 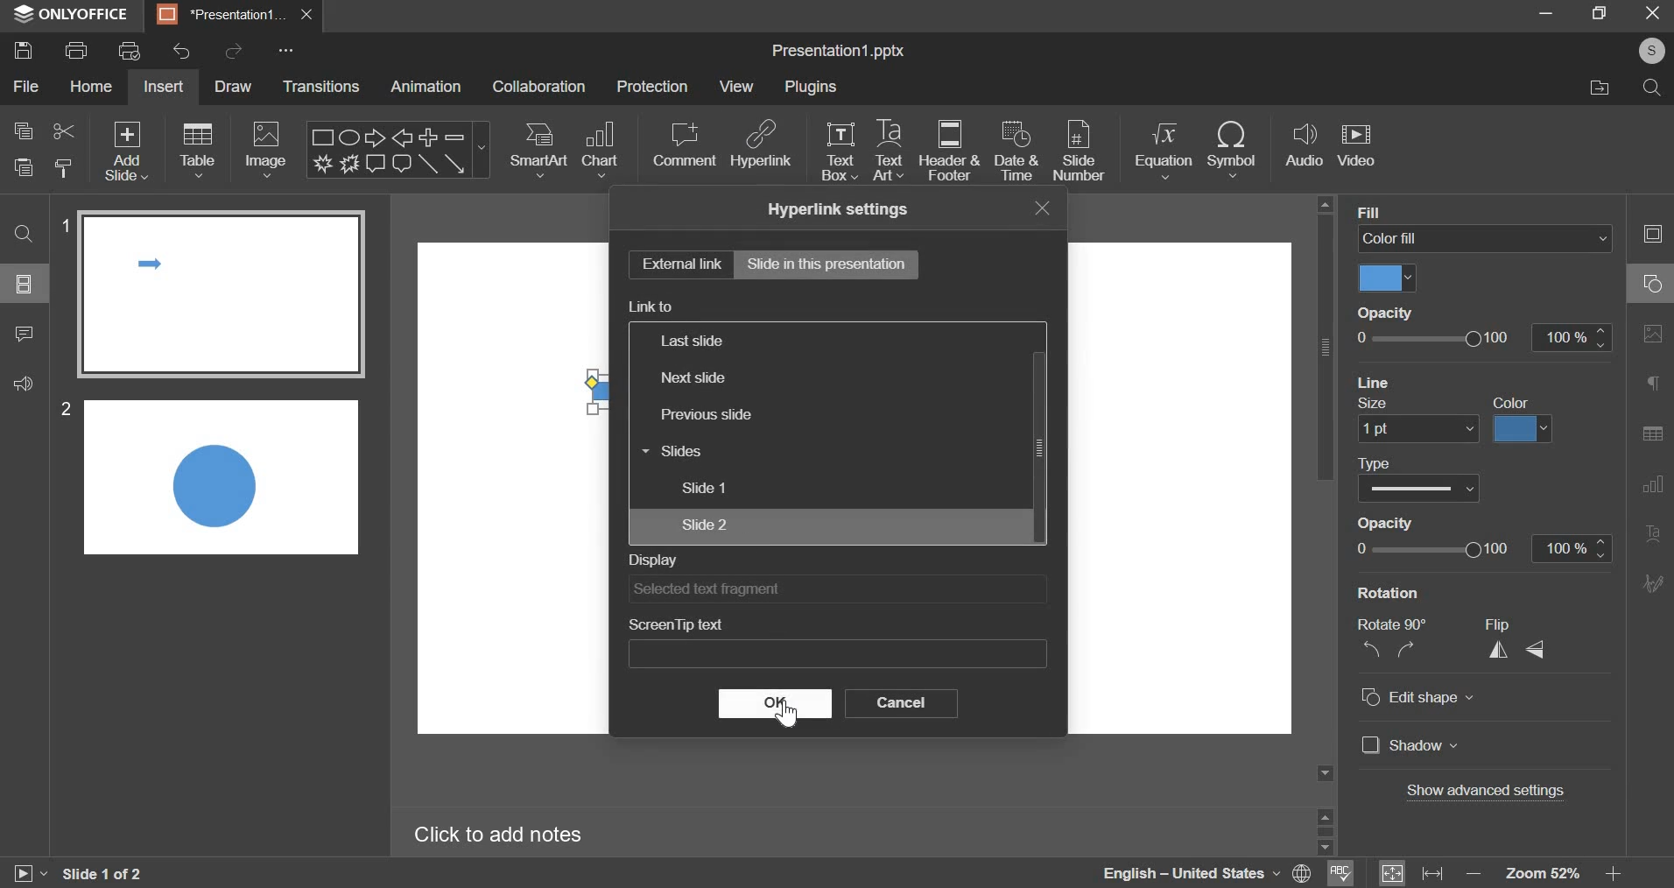 I want to click on exit, so click(x=1653, y=12).